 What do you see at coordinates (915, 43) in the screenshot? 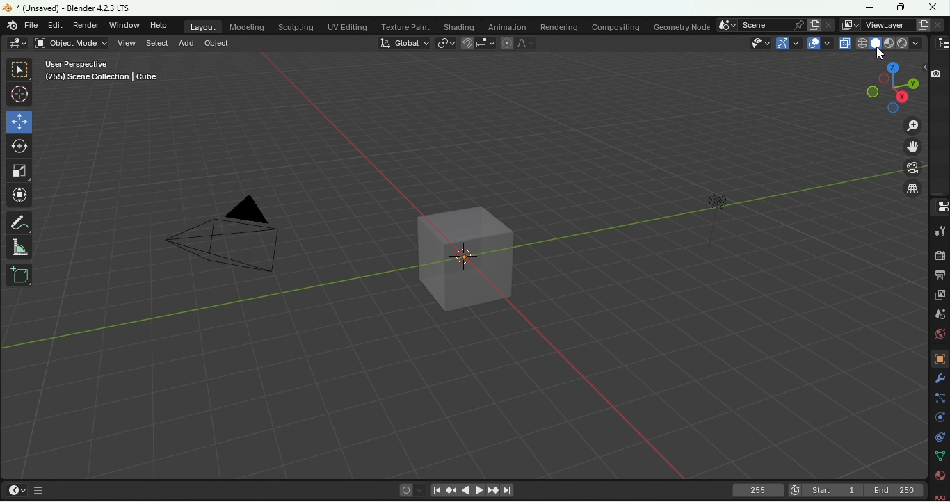
I see `Shading` at bounding box center [915, 43].